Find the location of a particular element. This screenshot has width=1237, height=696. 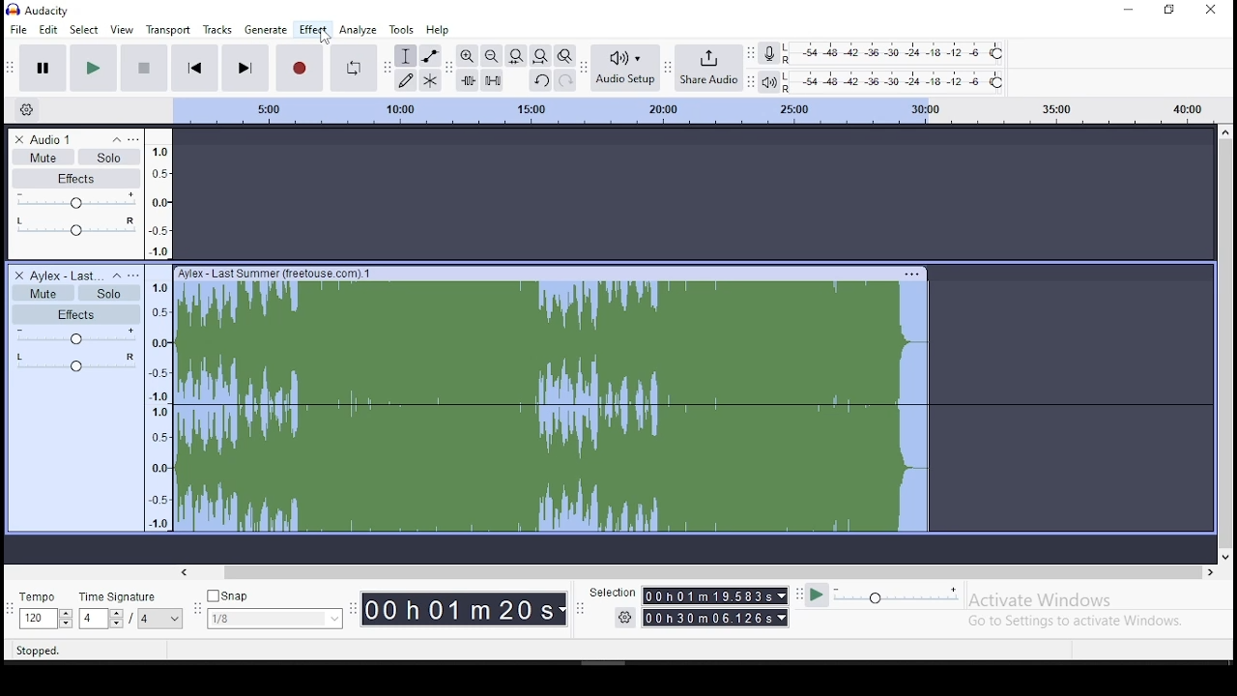

undo is located at coordinates (540, 80).